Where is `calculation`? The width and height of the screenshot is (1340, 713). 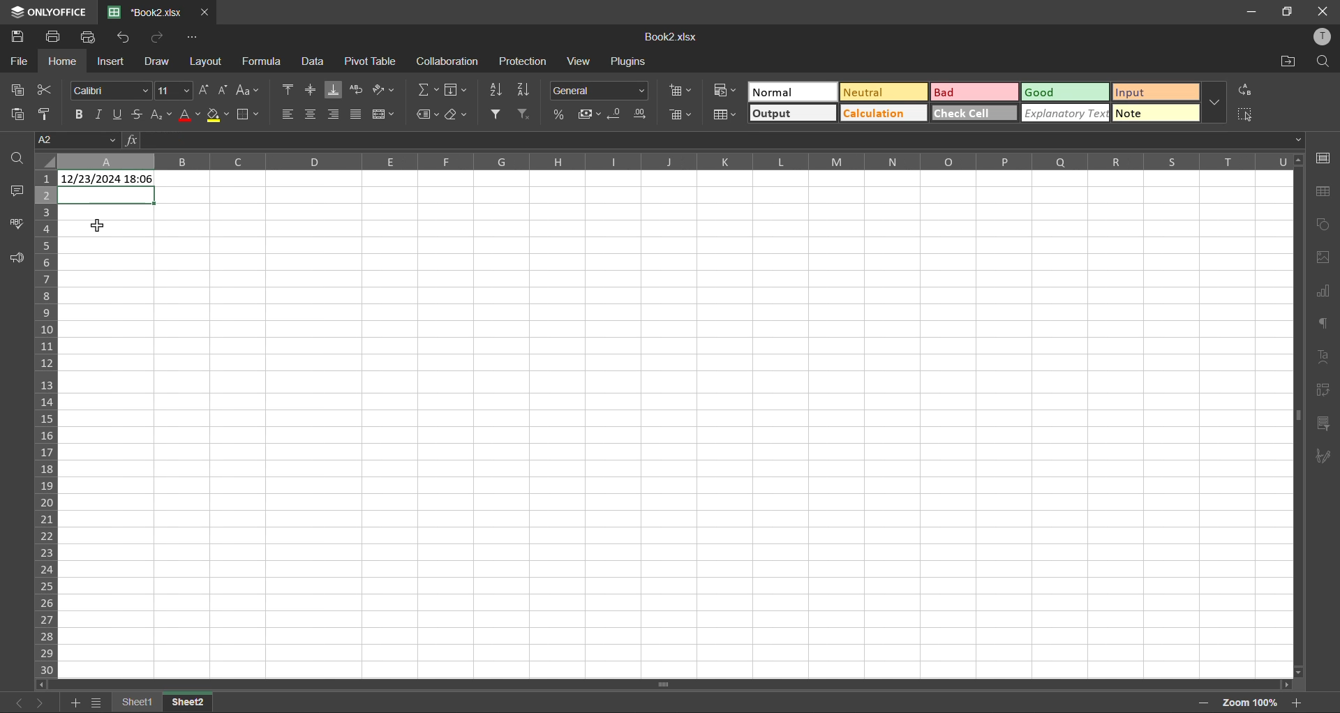
calculation is located at coordinates (882, 113).